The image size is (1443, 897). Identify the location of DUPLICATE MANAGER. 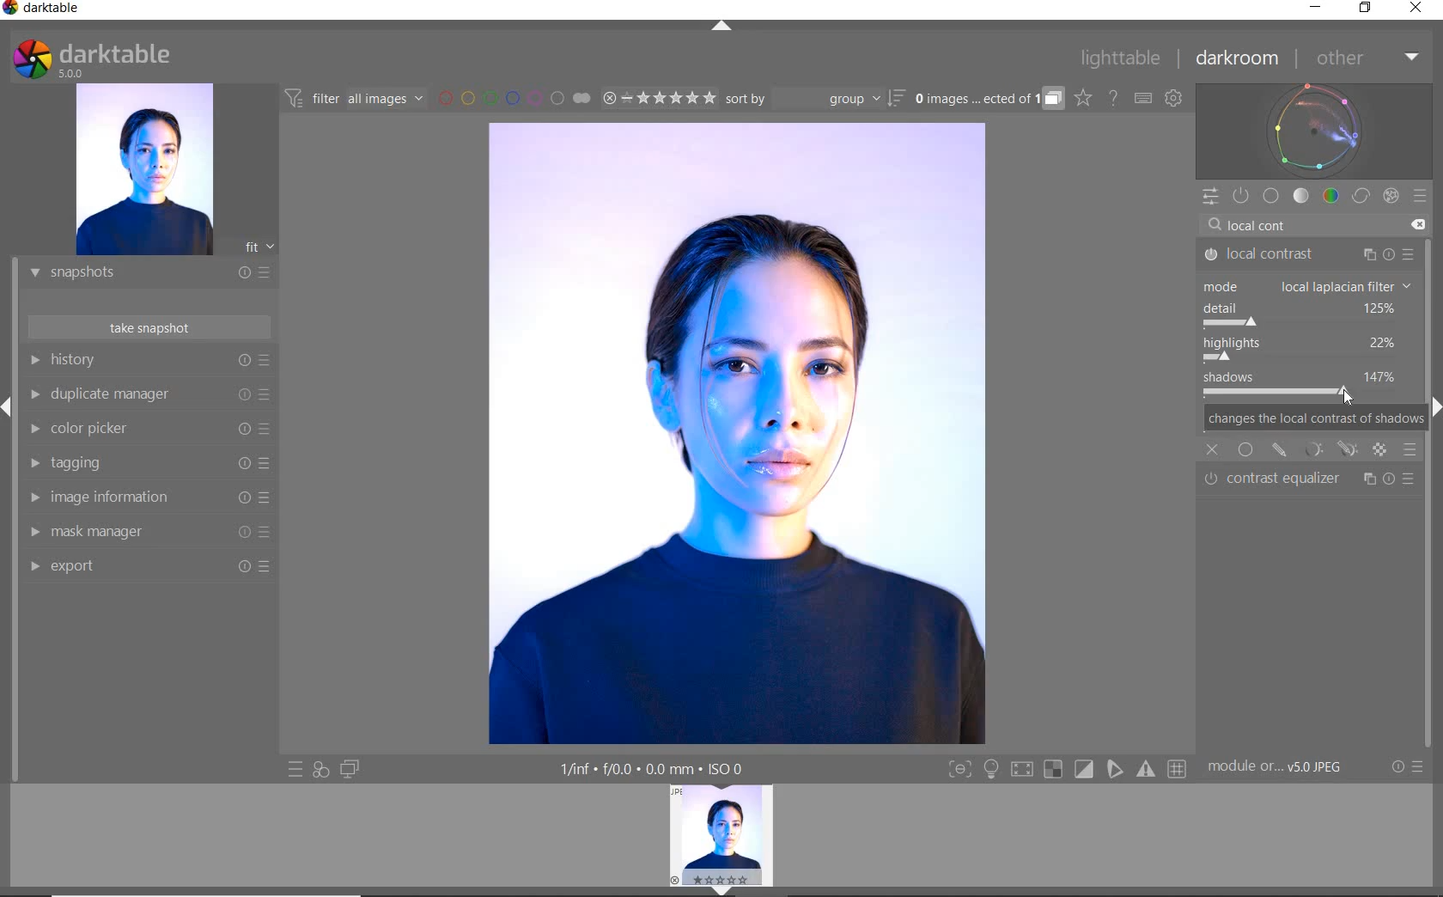
(148, 394).